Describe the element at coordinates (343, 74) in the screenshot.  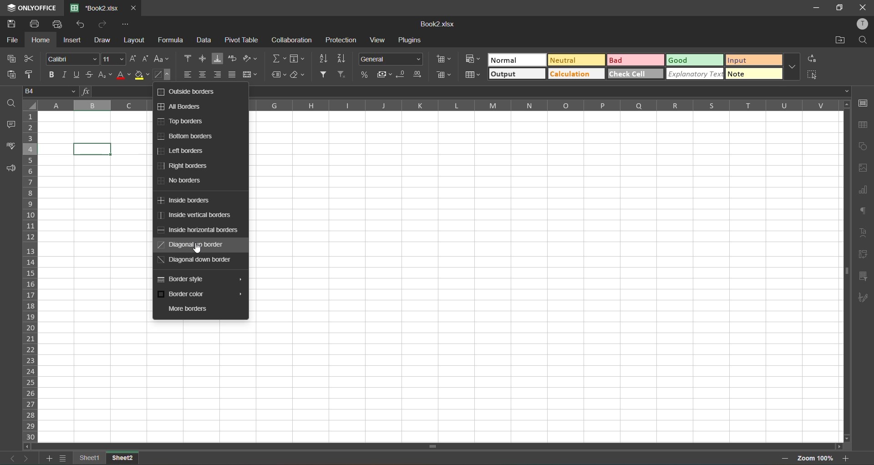
I see `clearfilter` at that location.